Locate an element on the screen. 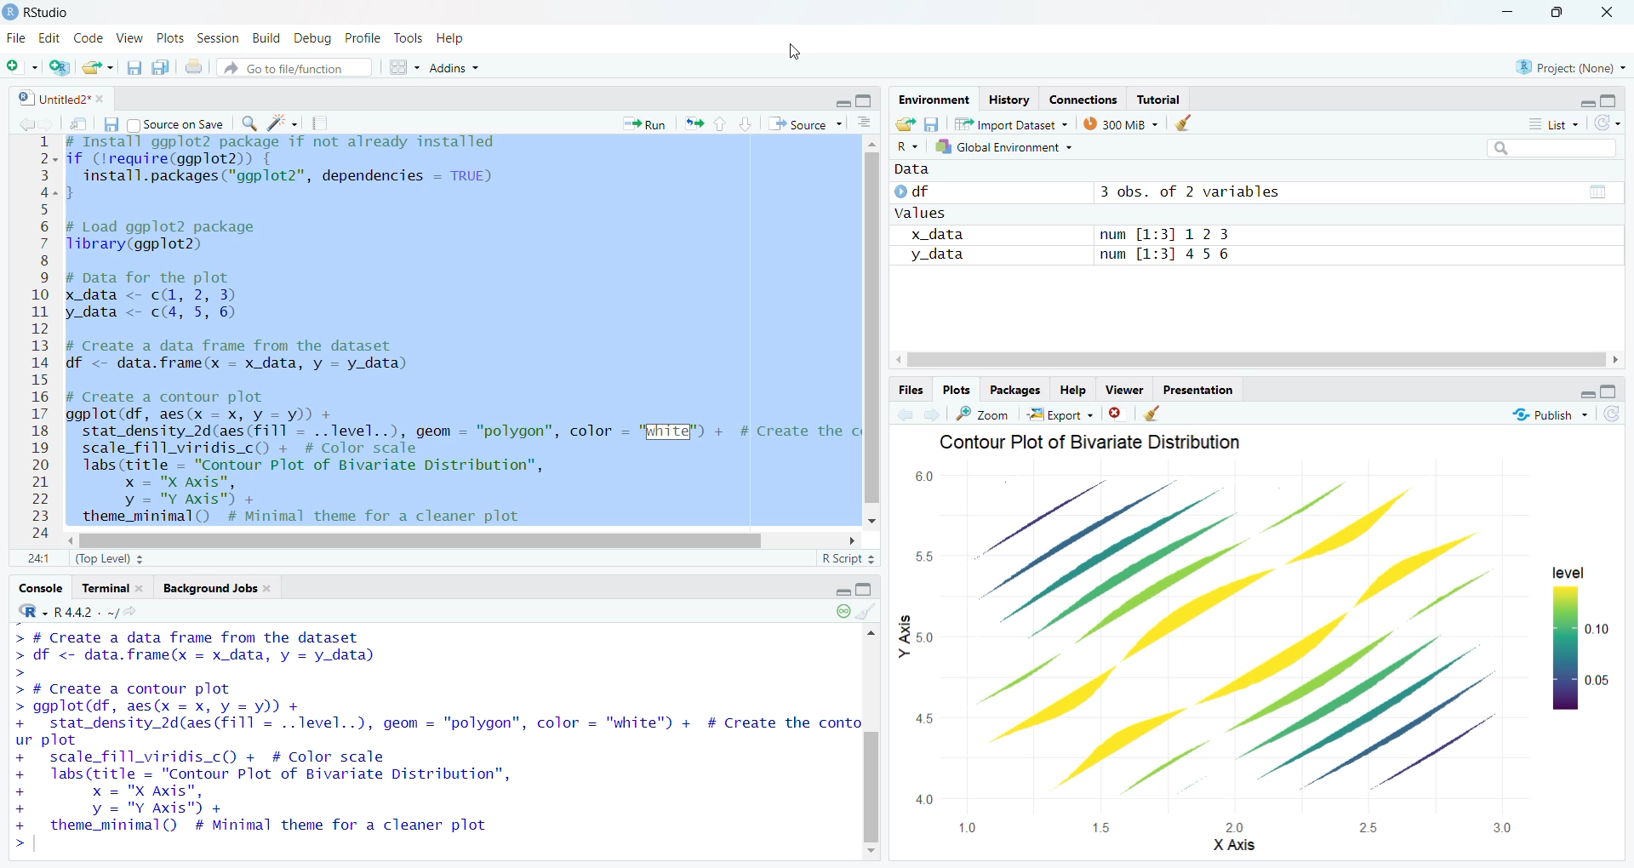 The height and width of the screenshot is (868, 1634). Help. is located at coordinates (1075, 389).